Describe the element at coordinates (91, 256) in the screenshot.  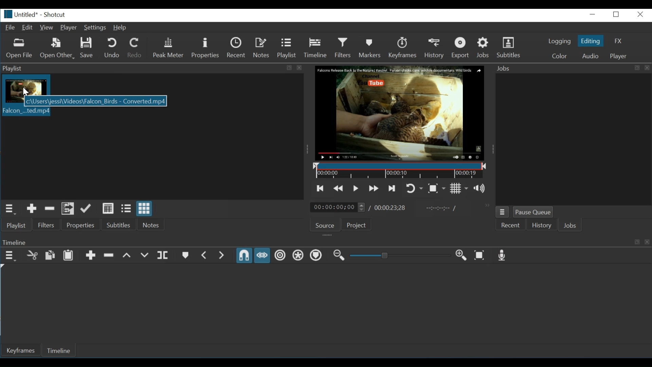
I see `Append` at that location.